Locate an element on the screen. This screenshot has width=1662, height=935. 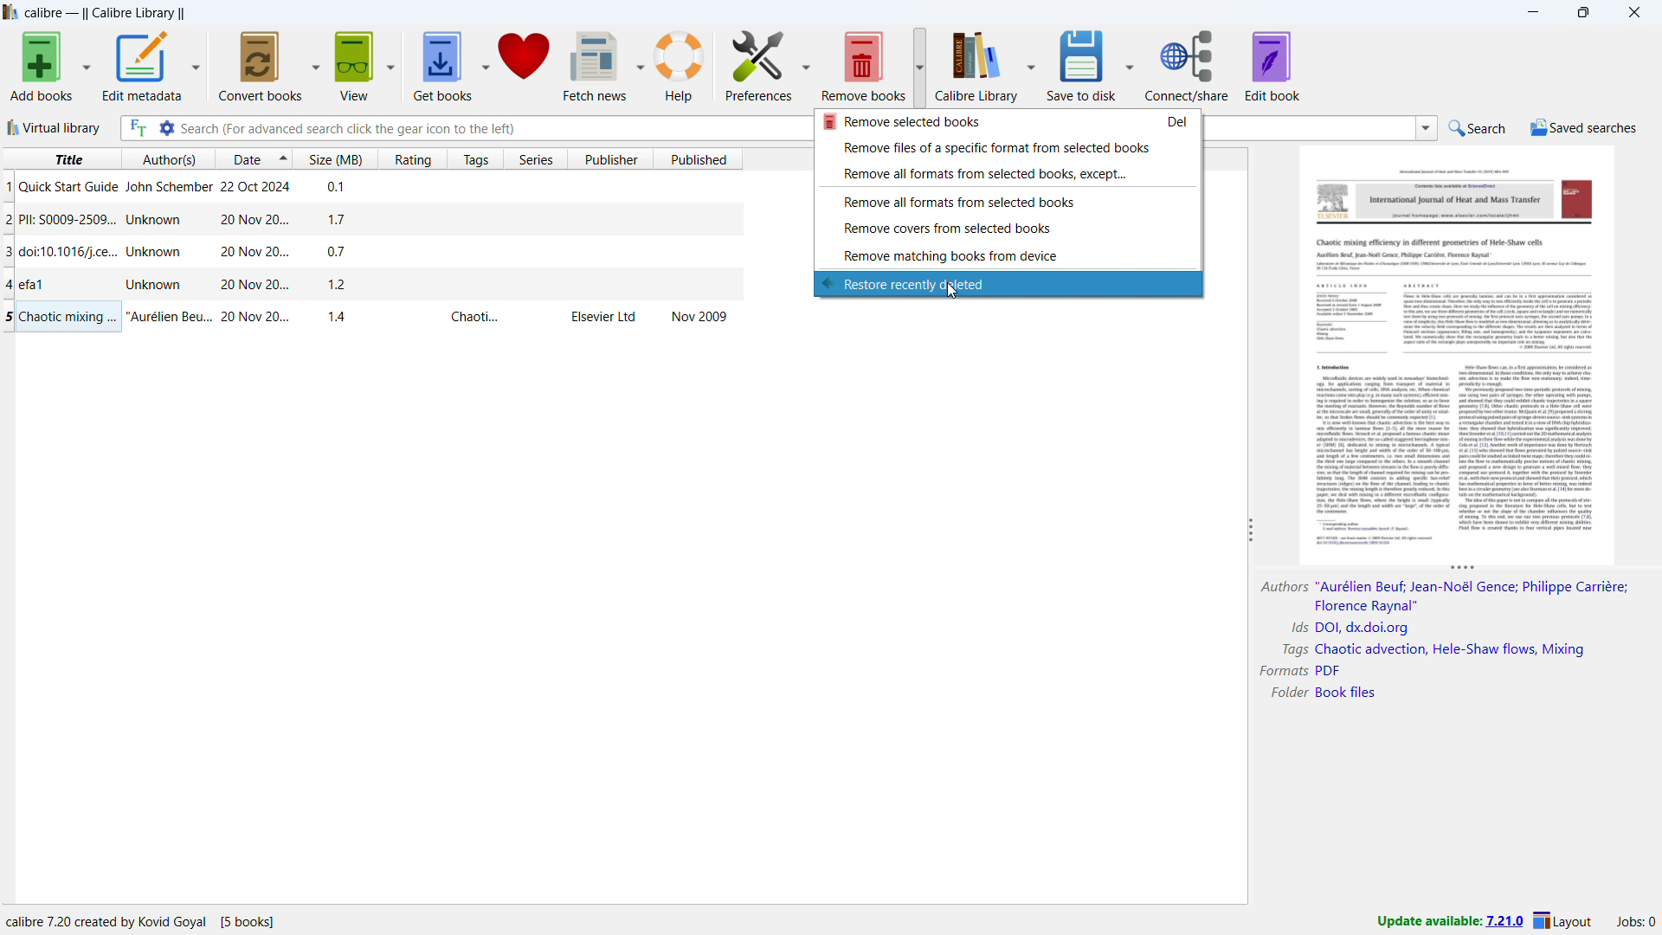
virtual library is located at coordinates (53, 126).